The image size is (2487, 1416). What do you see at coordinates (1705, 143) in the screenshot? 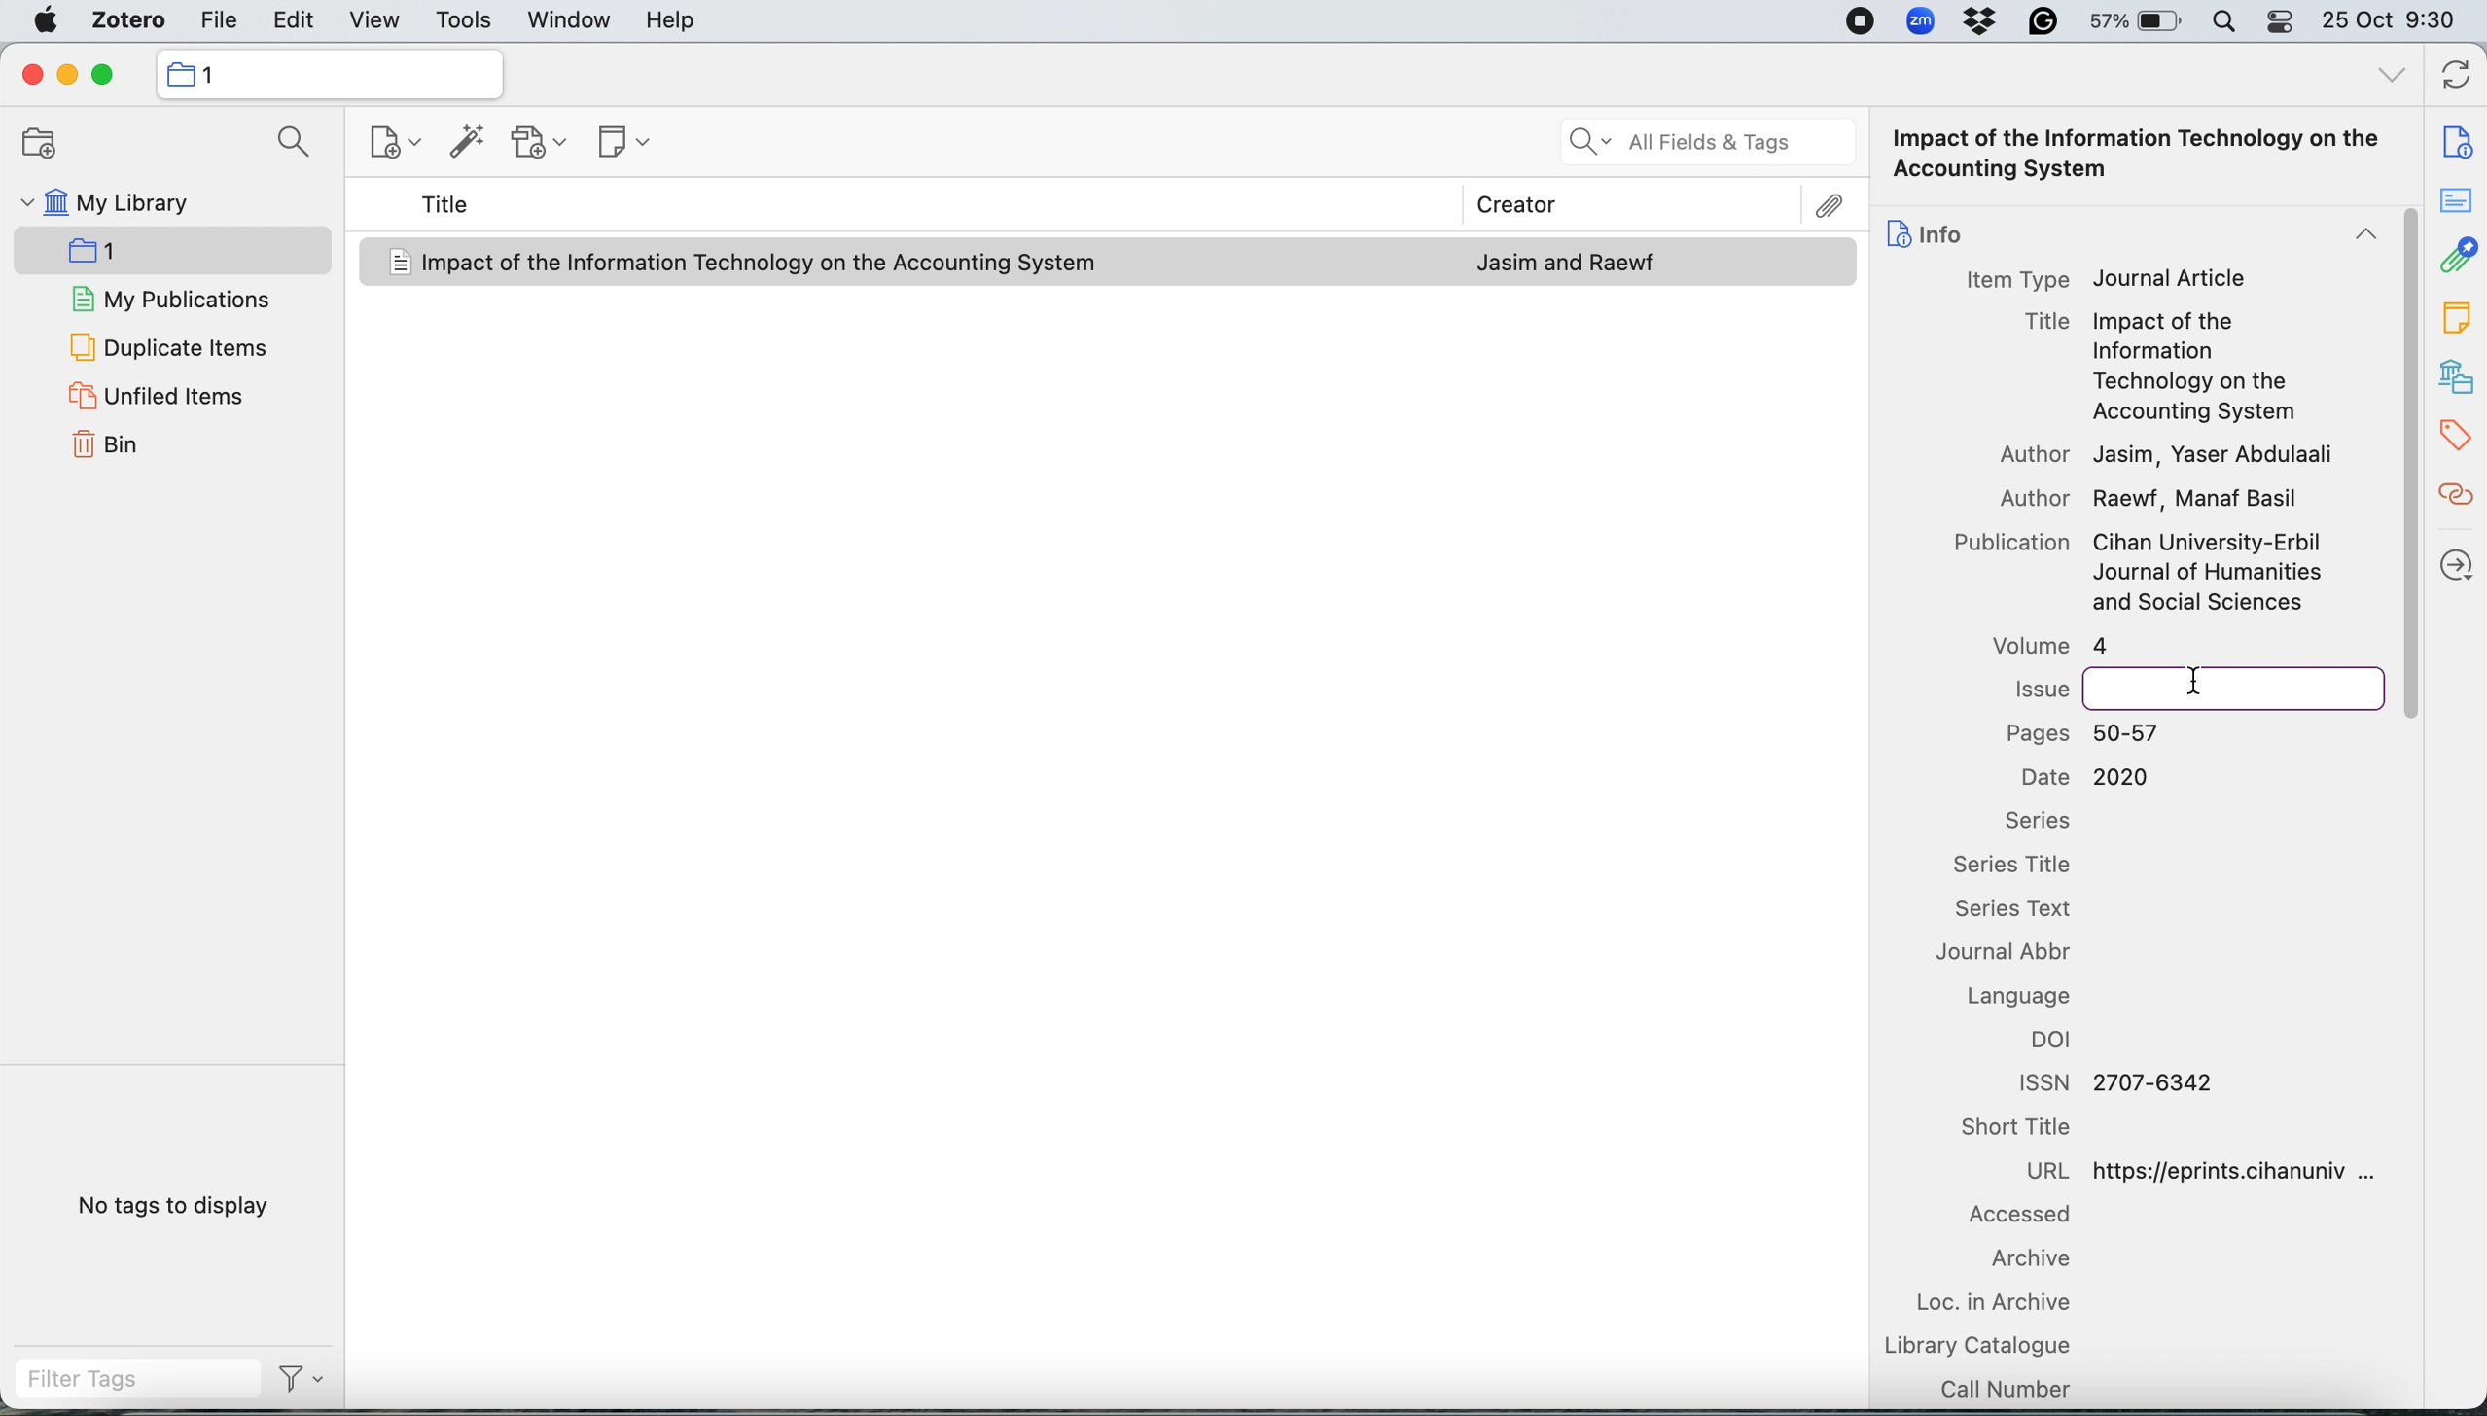
I see `All fields & Tags` at bounding box center [1705, 143].